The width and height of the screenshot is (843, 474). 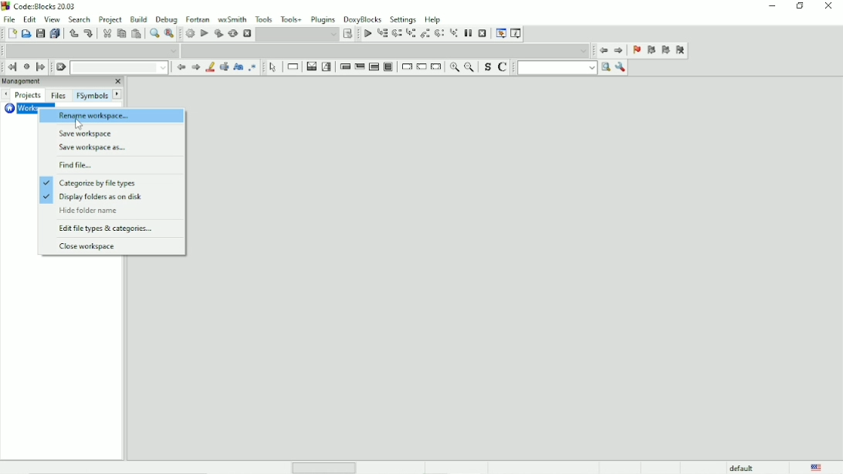 What do you see at coordinates (111, 19) in the screenshot?
I see `Project` at bounding box center [111, 19].